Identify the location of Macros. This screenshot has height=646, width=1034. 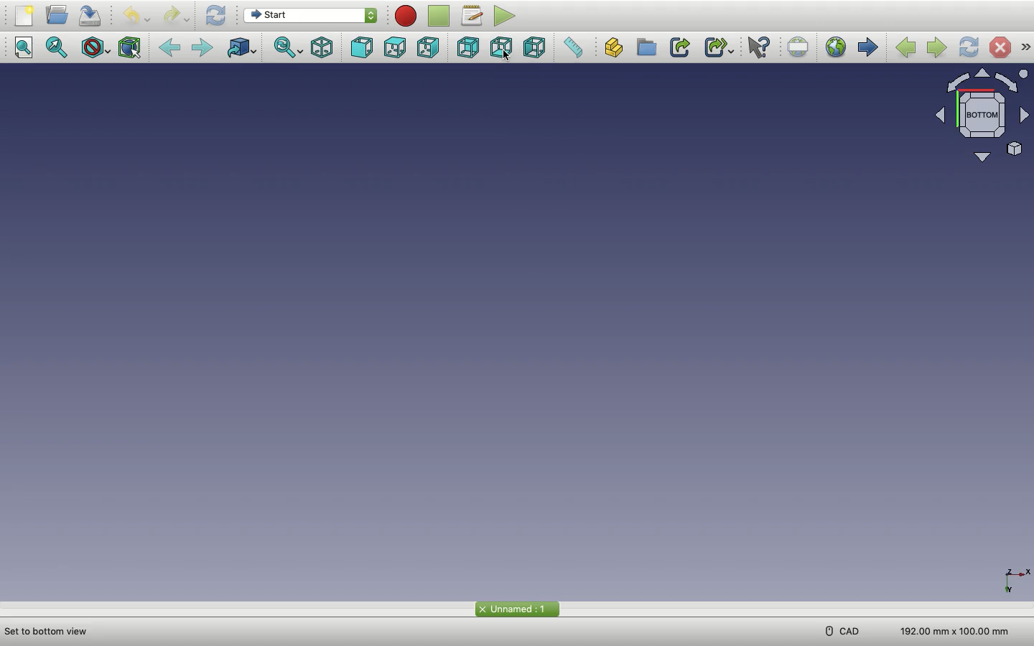
(474, 17).